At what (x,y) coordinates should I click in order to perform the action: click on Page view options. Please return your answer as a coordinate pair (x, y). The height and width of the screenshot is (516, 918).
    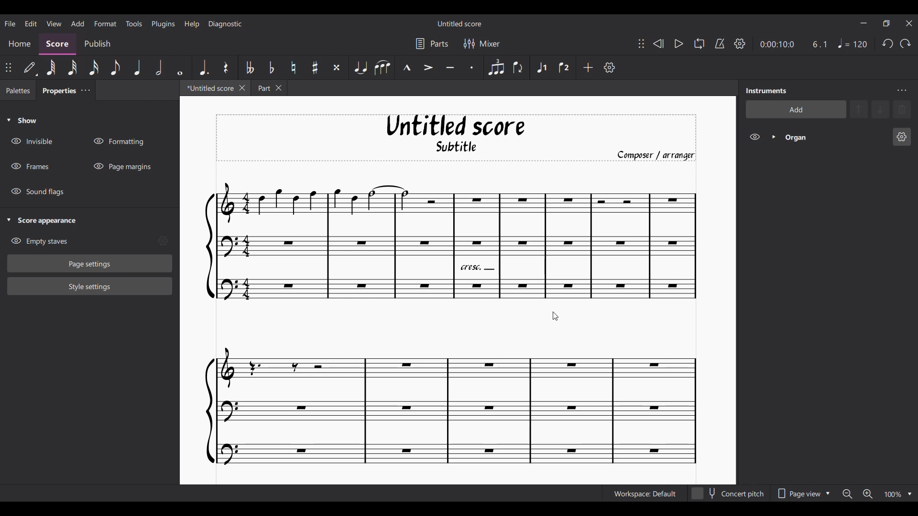
    Looking at the image, I should click on (801, 494).